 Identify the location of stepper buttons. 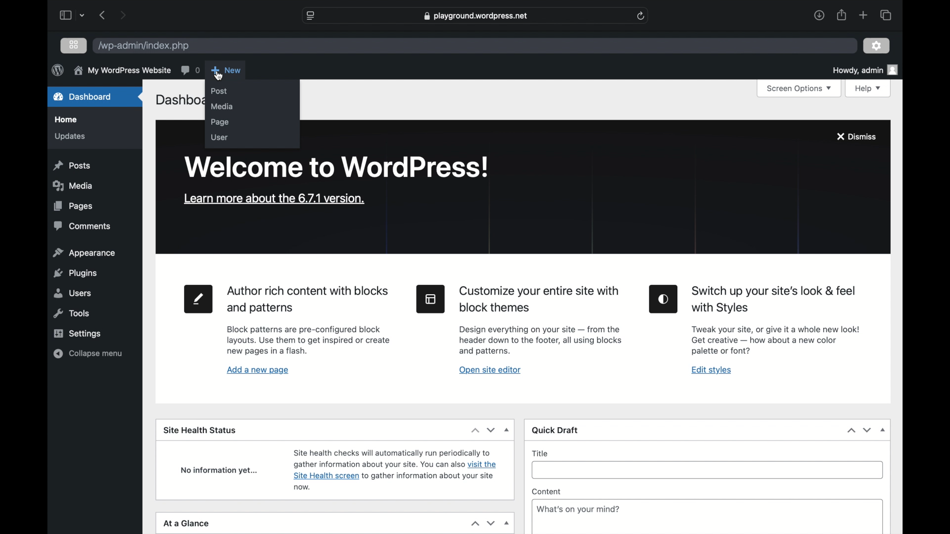
(483, 524).